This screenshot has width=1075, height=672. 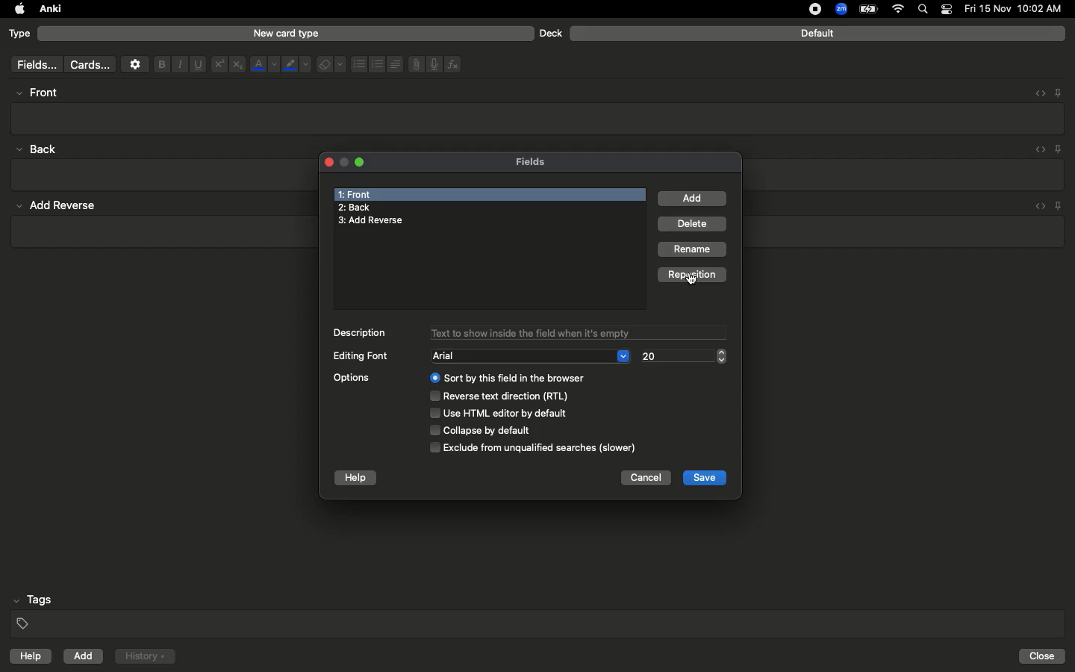 What do you see at coordinates (925, 10) in the screenshot?
I see `Search` at bounding box center [925, 10].